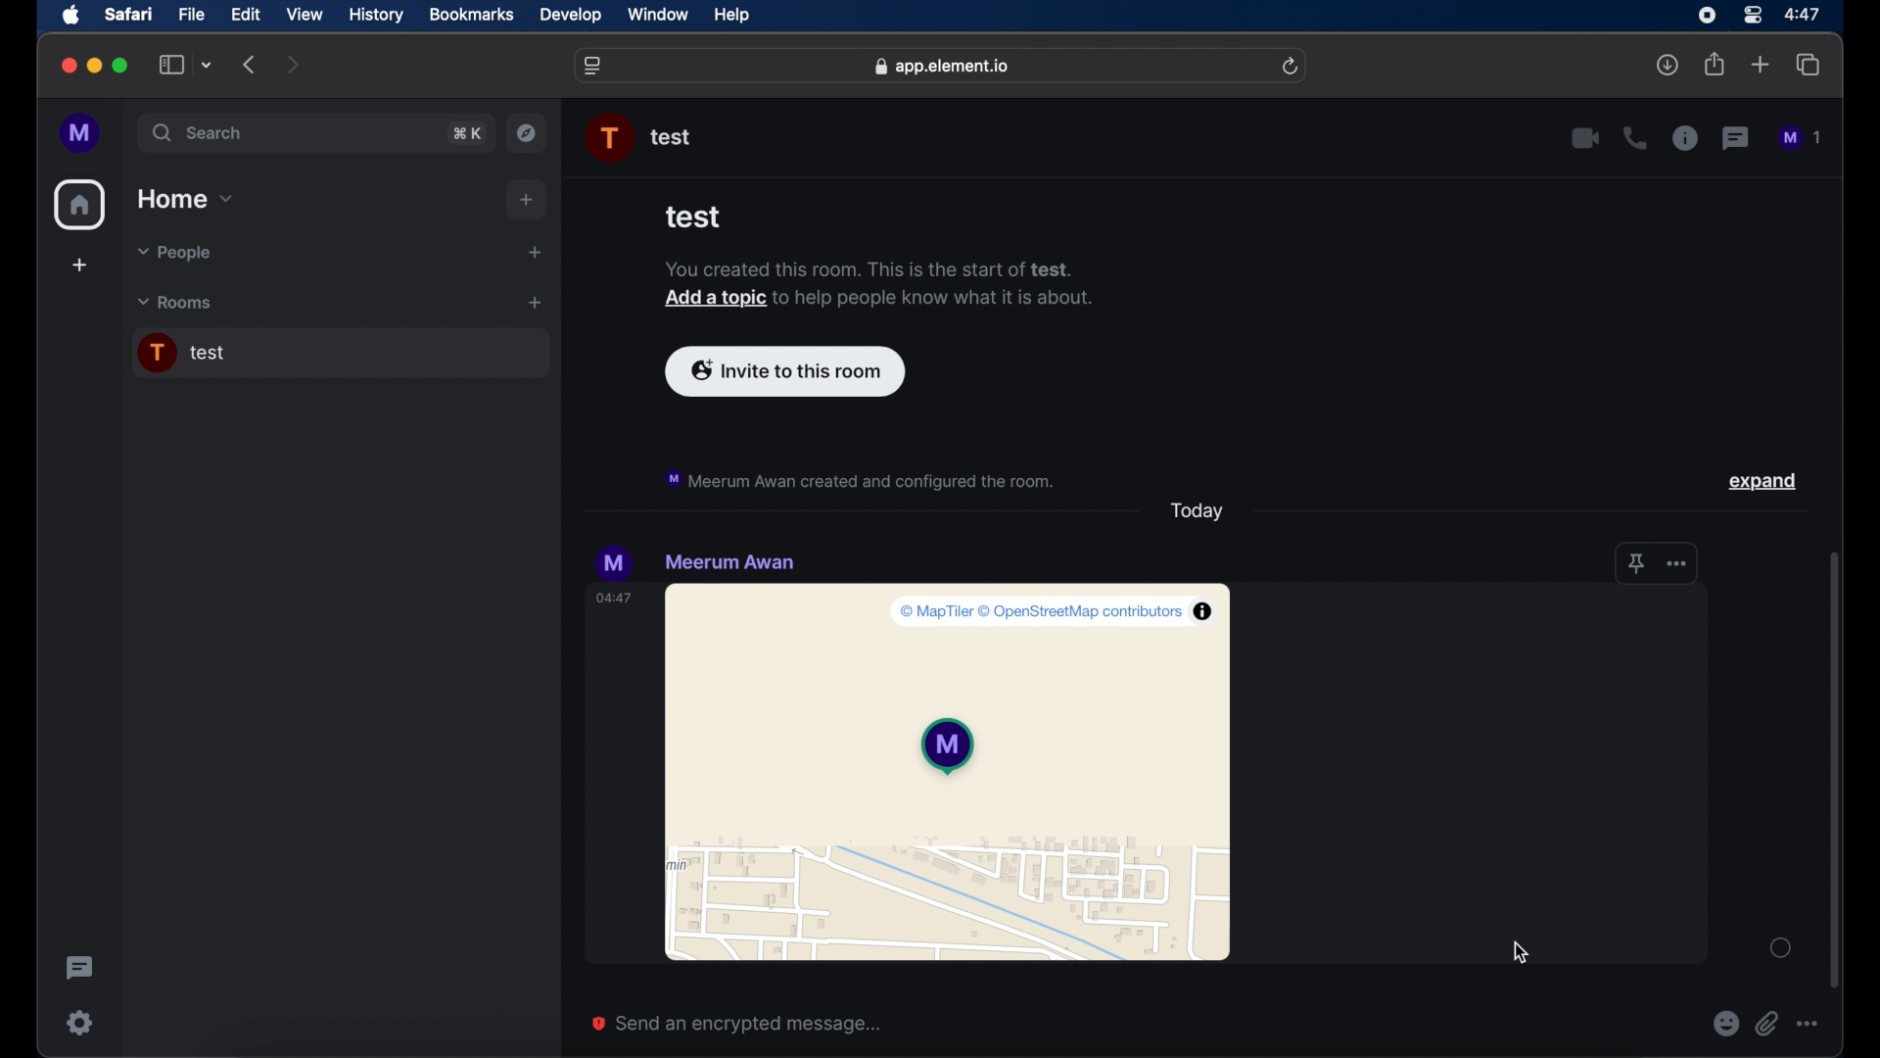  What do you see at coordinates (67, 66) in the screenshot?
I see `close` at bounding box center [67, 66].